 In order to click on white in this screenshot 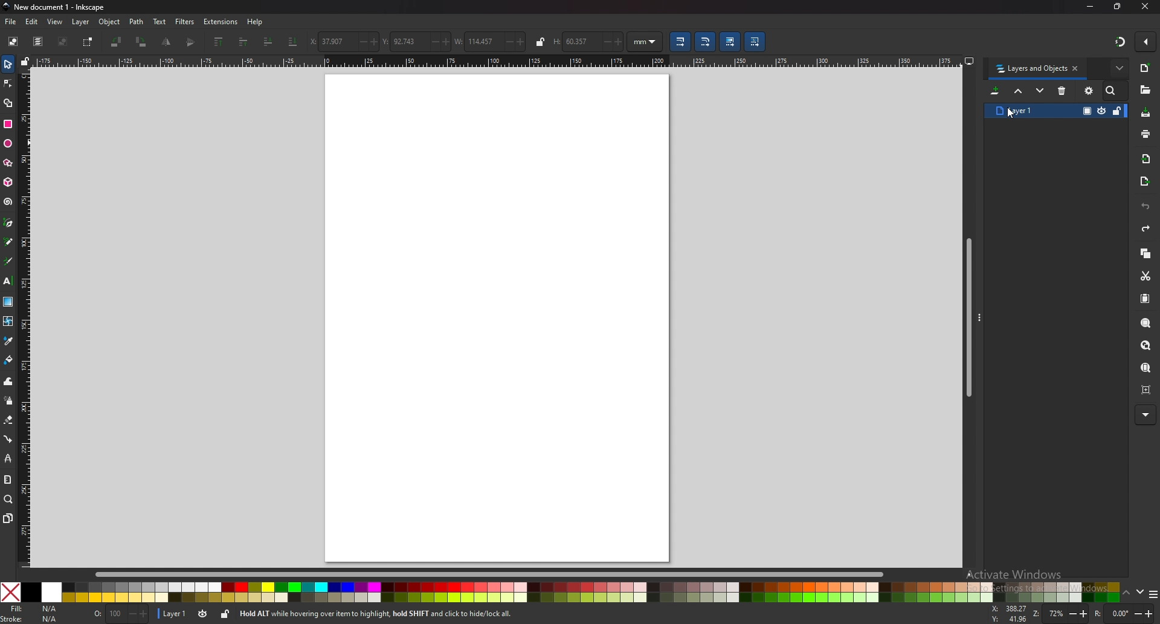, I will do `click(52, 593)`.